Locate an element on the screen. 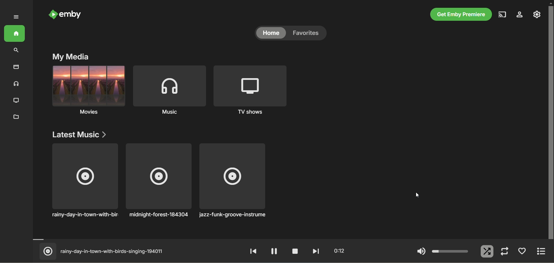  timeline is located at coordinates (288, 239).